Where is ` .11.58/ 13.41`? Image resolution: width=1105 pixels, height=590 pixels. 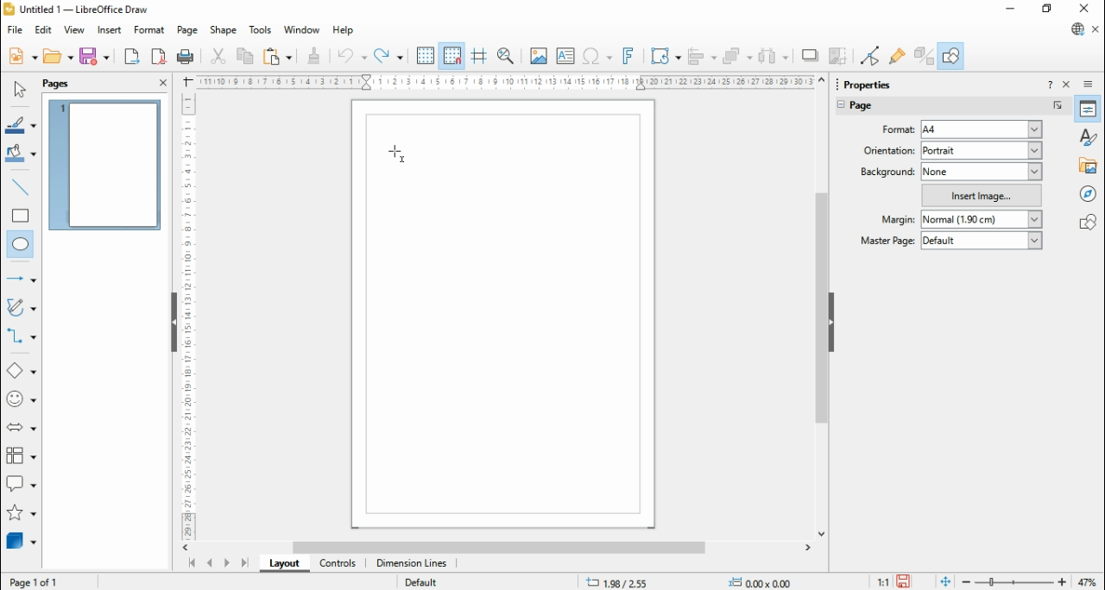
 .11.58/ 13.41 is located at coordinates (621, 581).